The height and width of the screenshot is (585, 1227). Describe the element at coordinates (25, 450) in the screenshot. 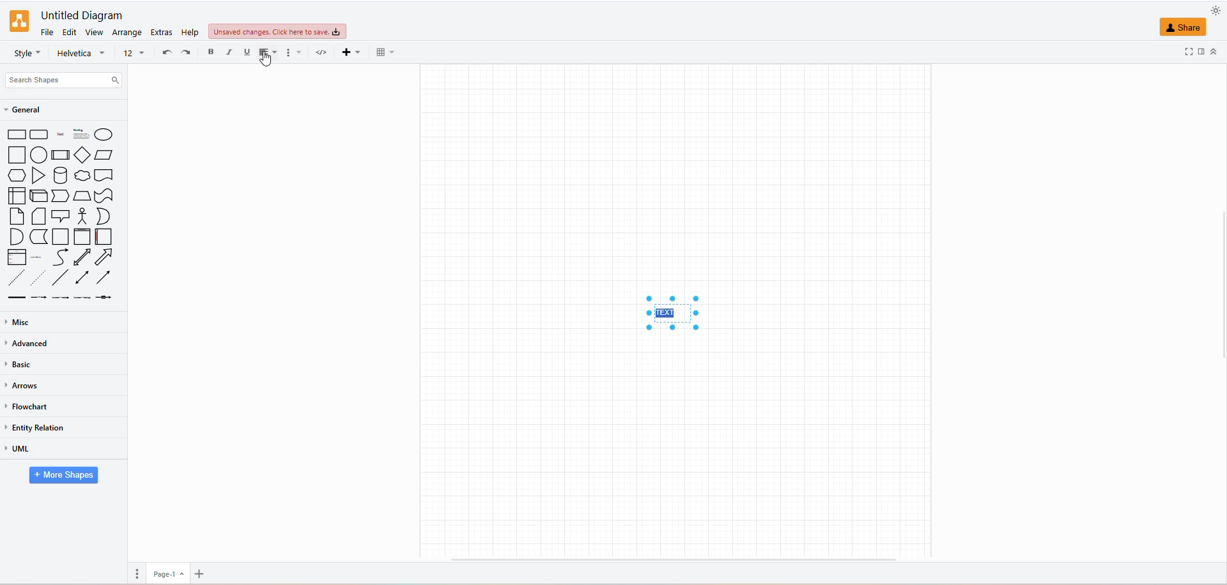

I see `uml` at that location.